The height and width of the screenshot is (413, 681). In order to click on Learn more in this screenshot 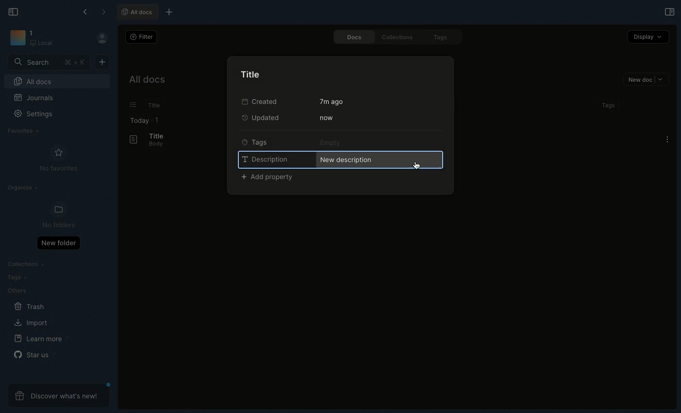, I will do `click(42, 339)`.